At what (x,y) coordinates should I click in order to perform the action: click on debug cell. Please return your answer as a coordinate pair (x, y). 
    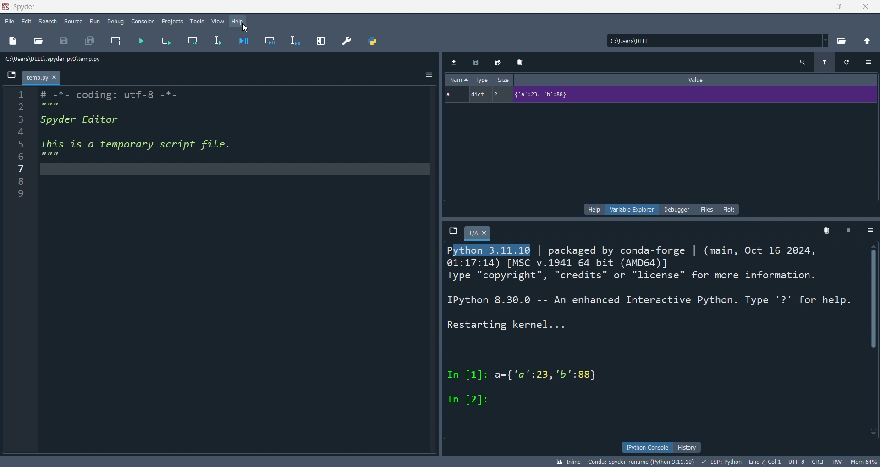
    Looking at the image, I should click on (269, 40).